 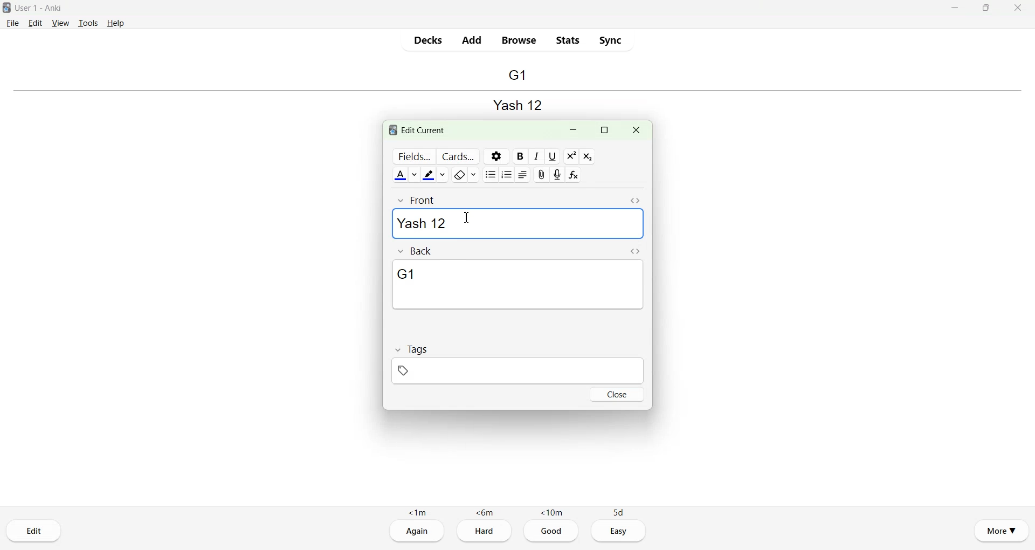 What do you see at coordinates (517, 75) in the screenshot?
I see `Back file name` at bounding box center [517, 75].